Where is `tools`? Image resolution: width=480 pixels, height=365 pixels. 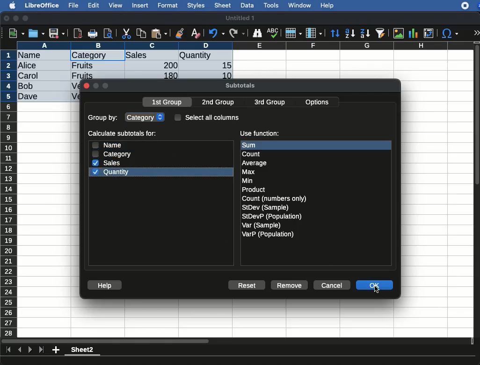
tools is located at coordinates (272, 5).